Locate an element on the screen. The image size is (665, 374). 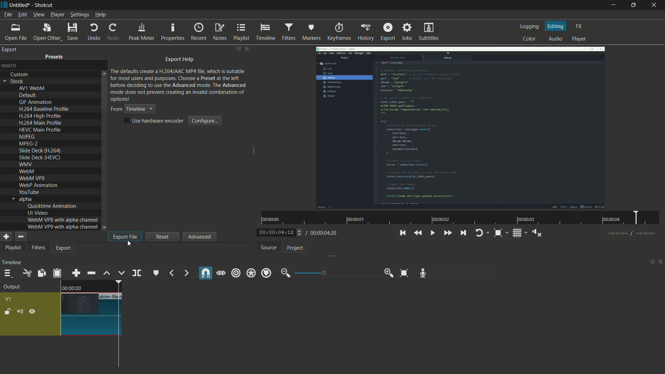
show volume control is located at coordinates (537, 233).